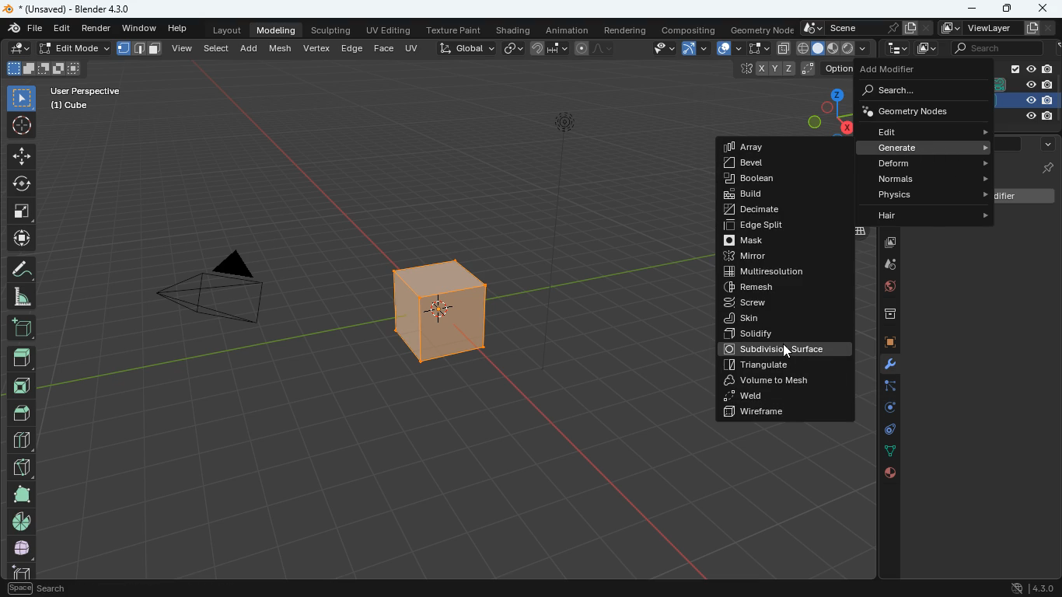 The width and height of the screenshot is (1062, 597). I want to click on modeling, so click(281, 30).